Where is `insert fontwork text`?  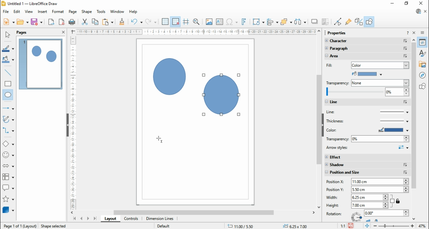 insert fontwork text is located at coordinates (244, 21).